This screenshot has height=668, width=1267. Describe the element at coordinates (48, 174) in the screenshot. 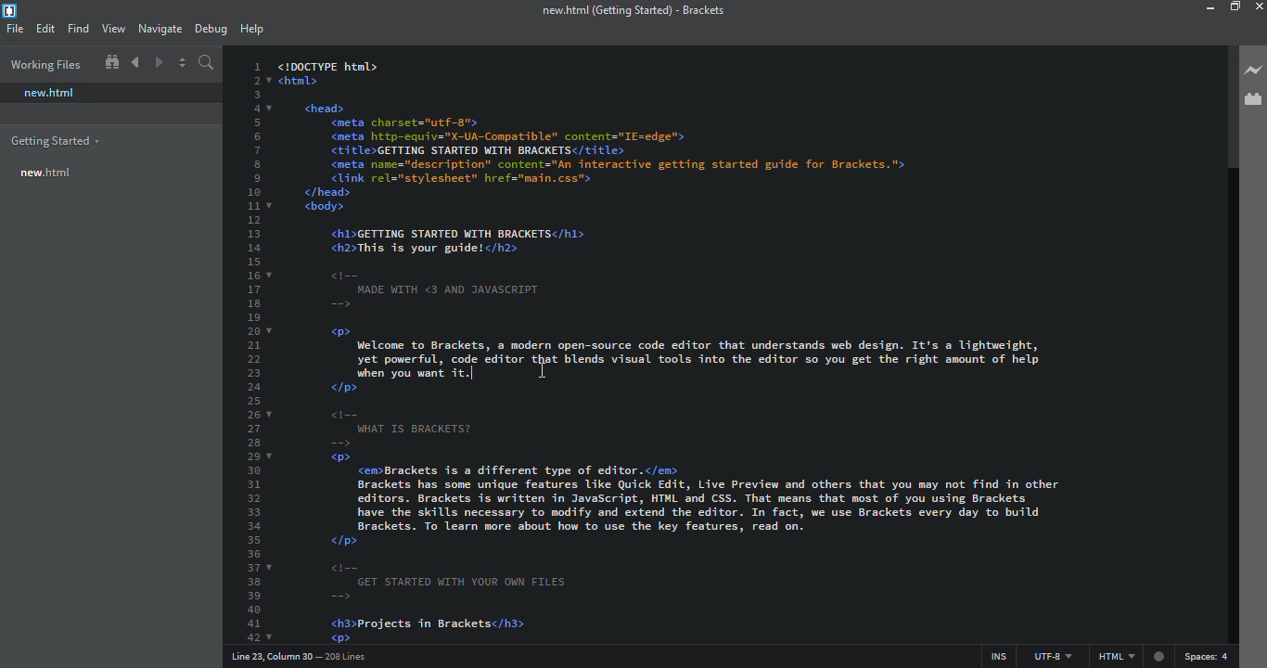

I see `new` at that location.